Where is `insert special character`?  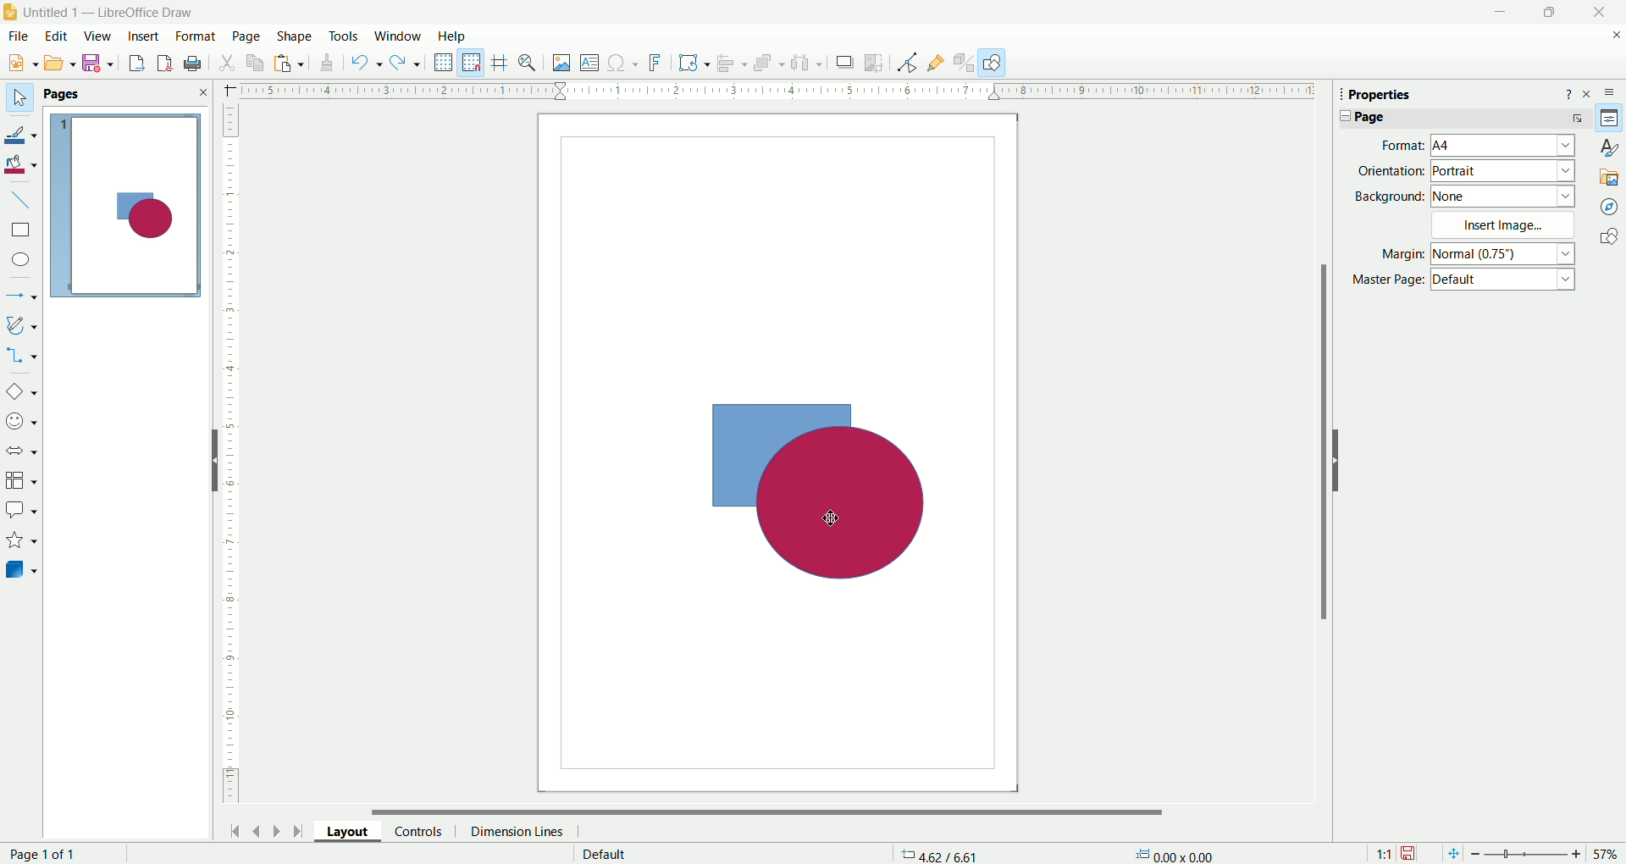 insert special character is located at coordinates (624, 64).